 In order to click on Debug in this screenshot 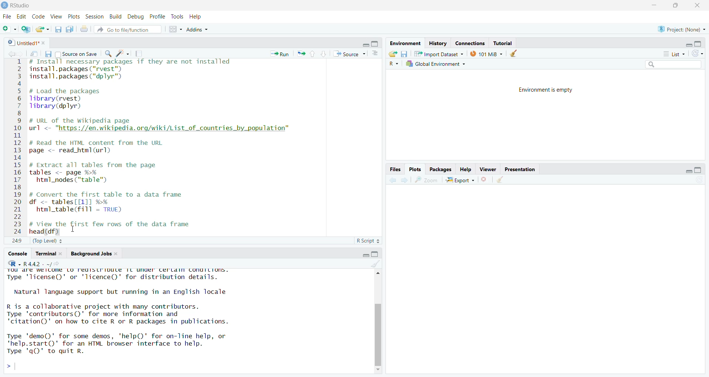, I will do `click(136, 17)`.